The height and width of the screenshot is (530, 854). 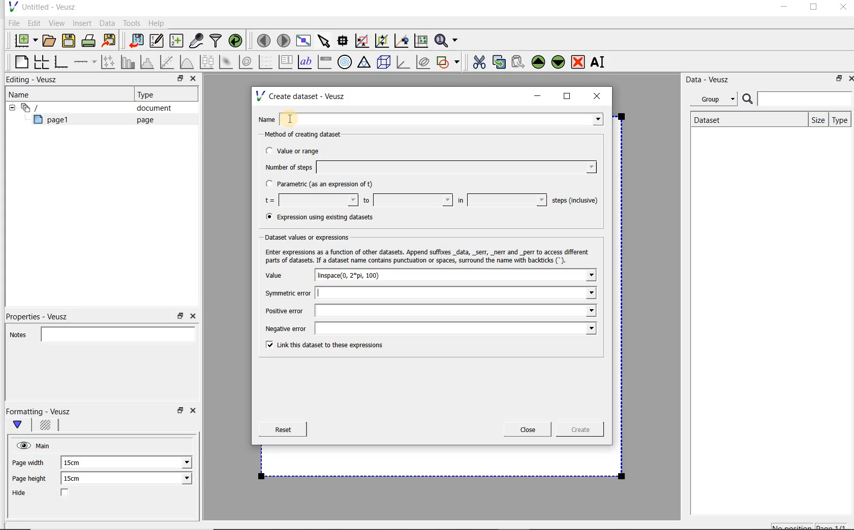 I want to click on Properties - Veusz, so click(x=42, y=315).